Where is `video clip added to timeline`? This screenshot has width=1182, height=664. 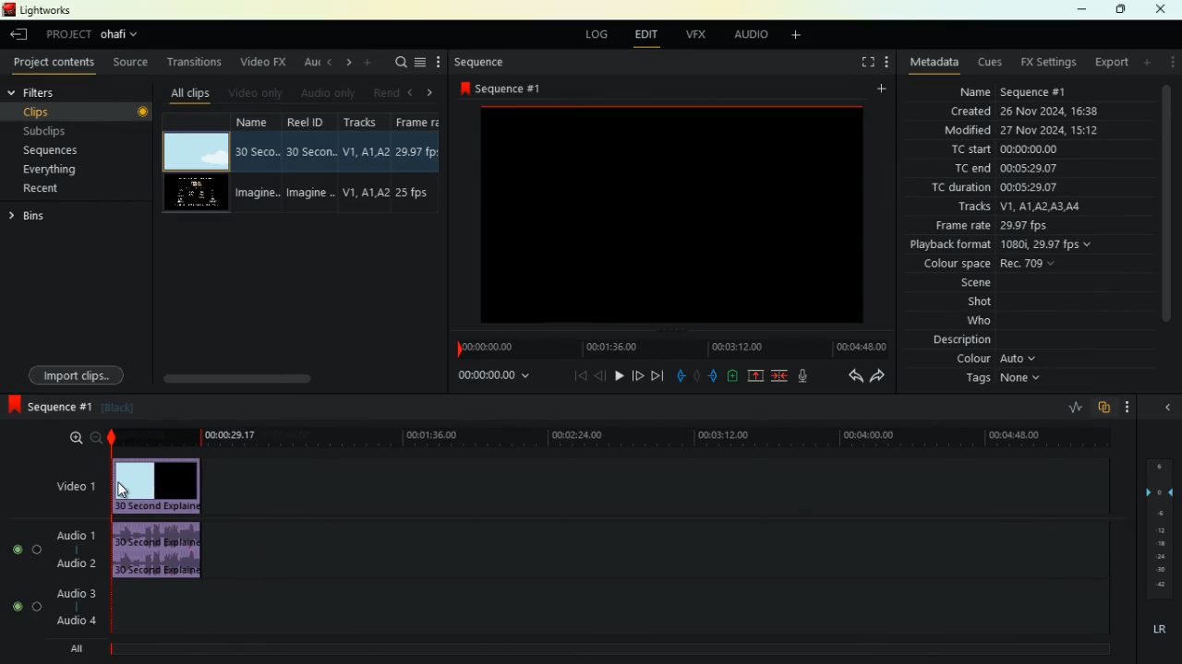
video clip added to timeline is located at coordinates (158, 485).